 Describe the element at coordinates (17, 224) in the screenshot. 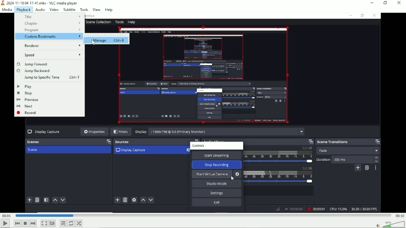

I see `Previous` at that location.